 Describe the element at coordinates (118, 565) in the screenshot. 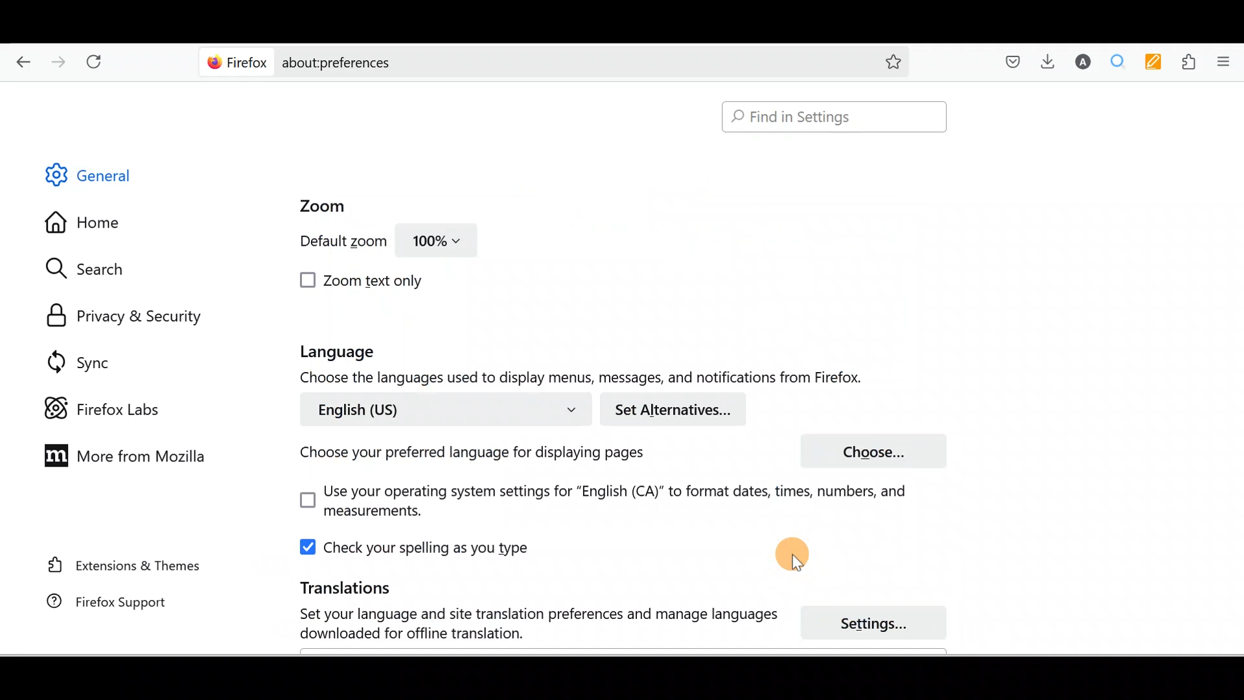

I see `Extension & Themes` at that location.